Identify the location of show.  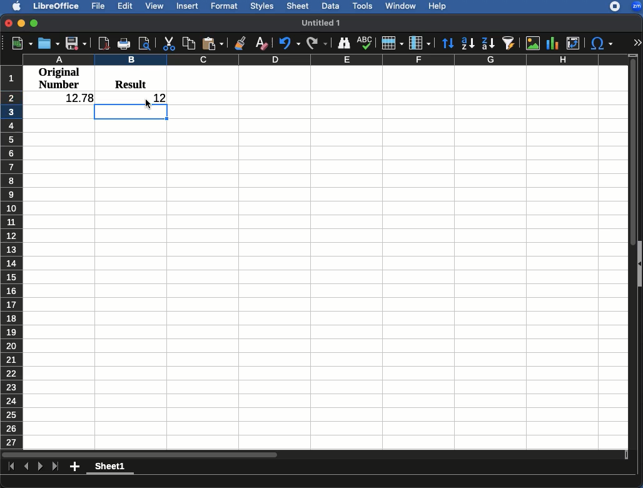
(639, 264).